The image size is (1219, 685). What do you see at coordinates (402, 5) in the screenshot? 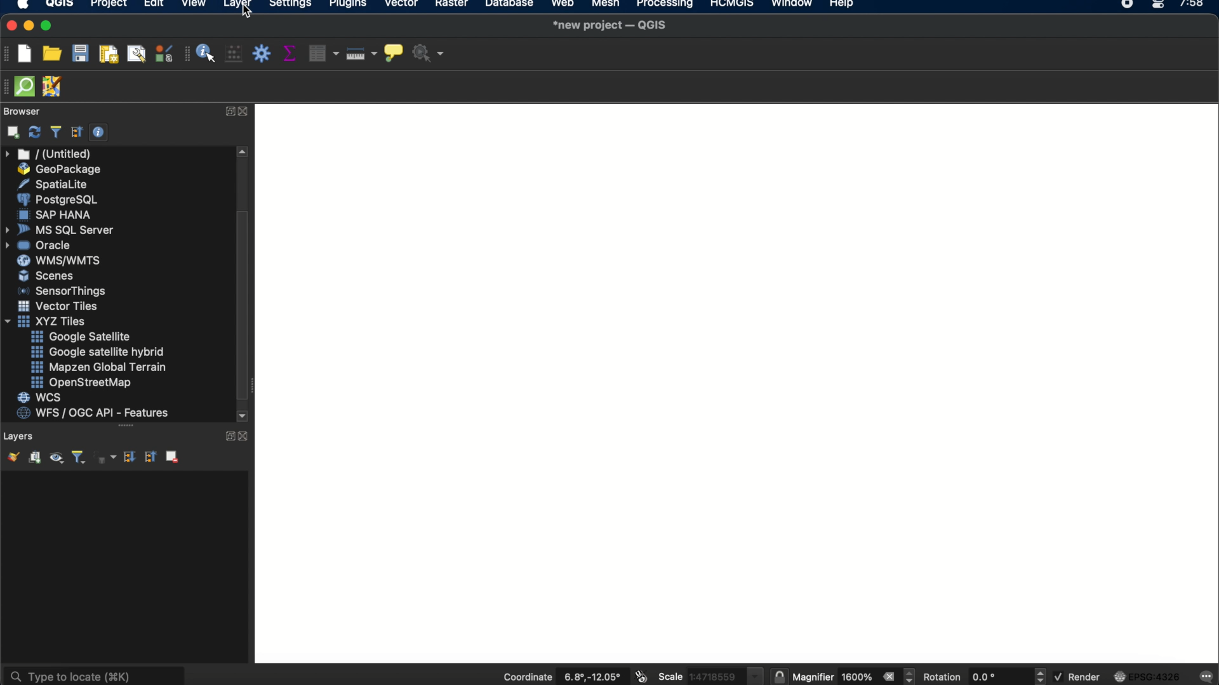
I see `vector` at bounding box center [402, 5].